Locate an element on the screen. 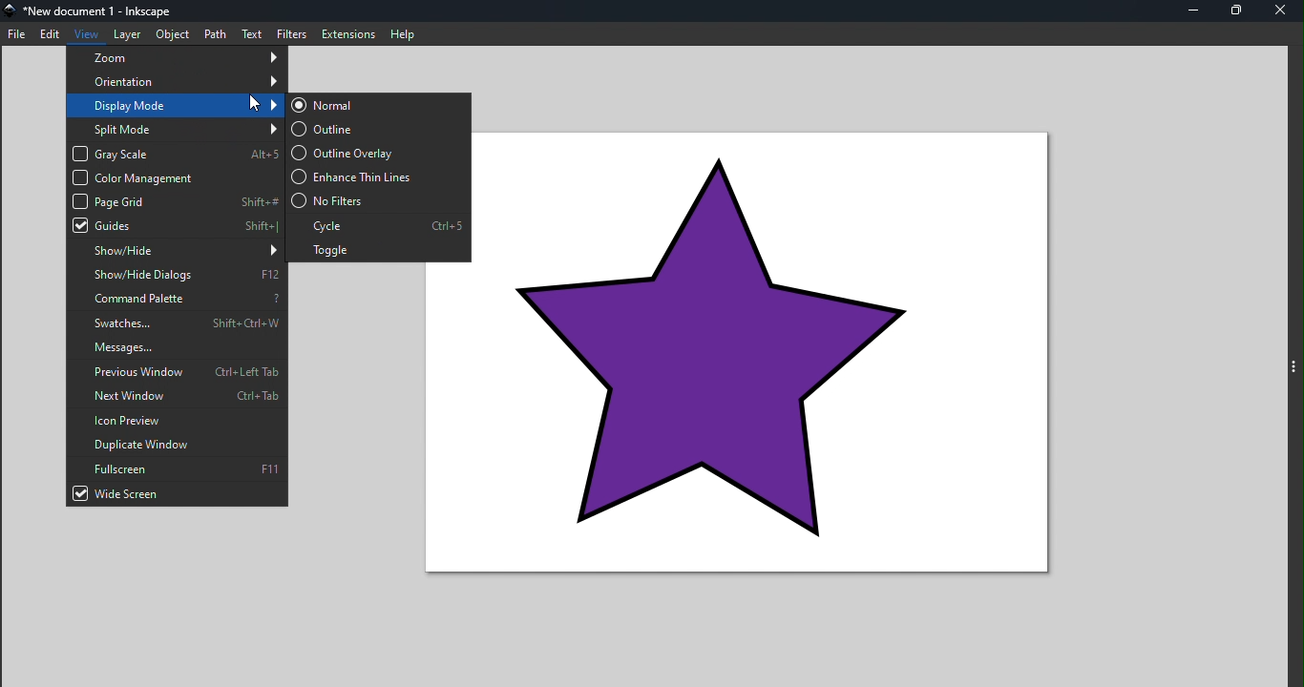 The image size is (1304, 687). No filters is located at coordinates (377, 198).